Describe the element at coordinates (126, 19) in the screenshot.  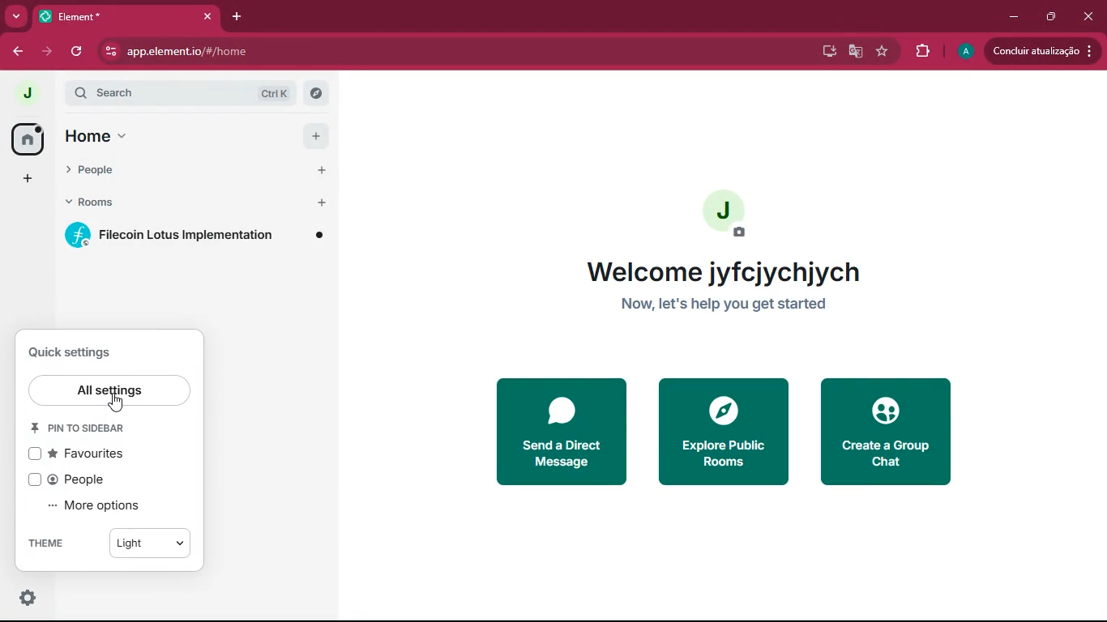
I see `*Element` at that location.